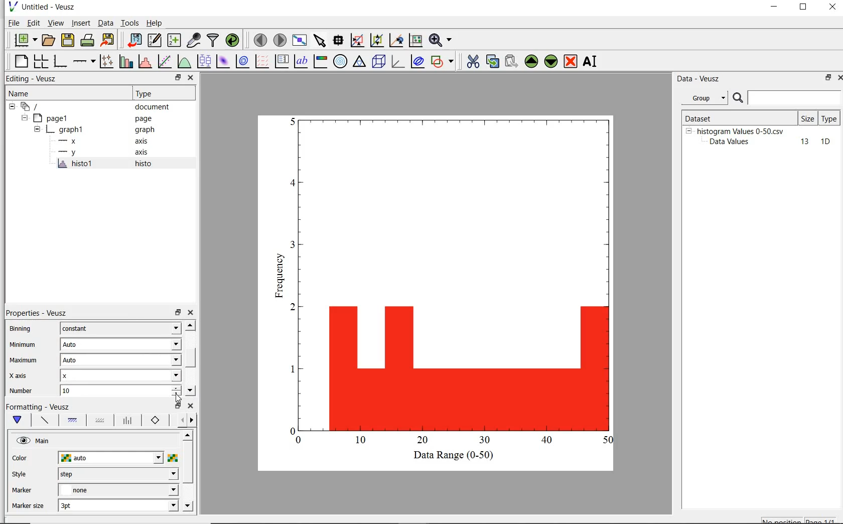  What do you see at coordinates (223, 61) in the screenshot?
I see `plot 2d dataset as an image` at bounding box center [223, 61].